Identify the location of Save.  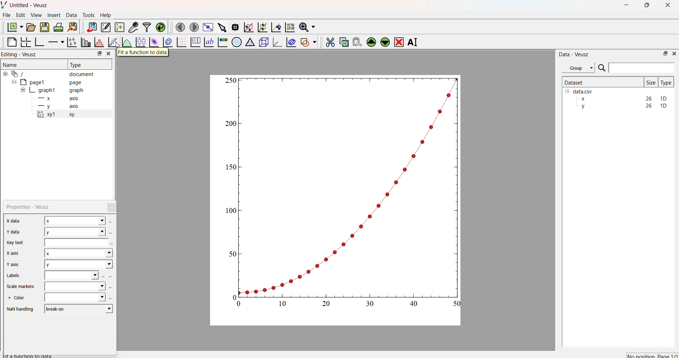
(44, 27).